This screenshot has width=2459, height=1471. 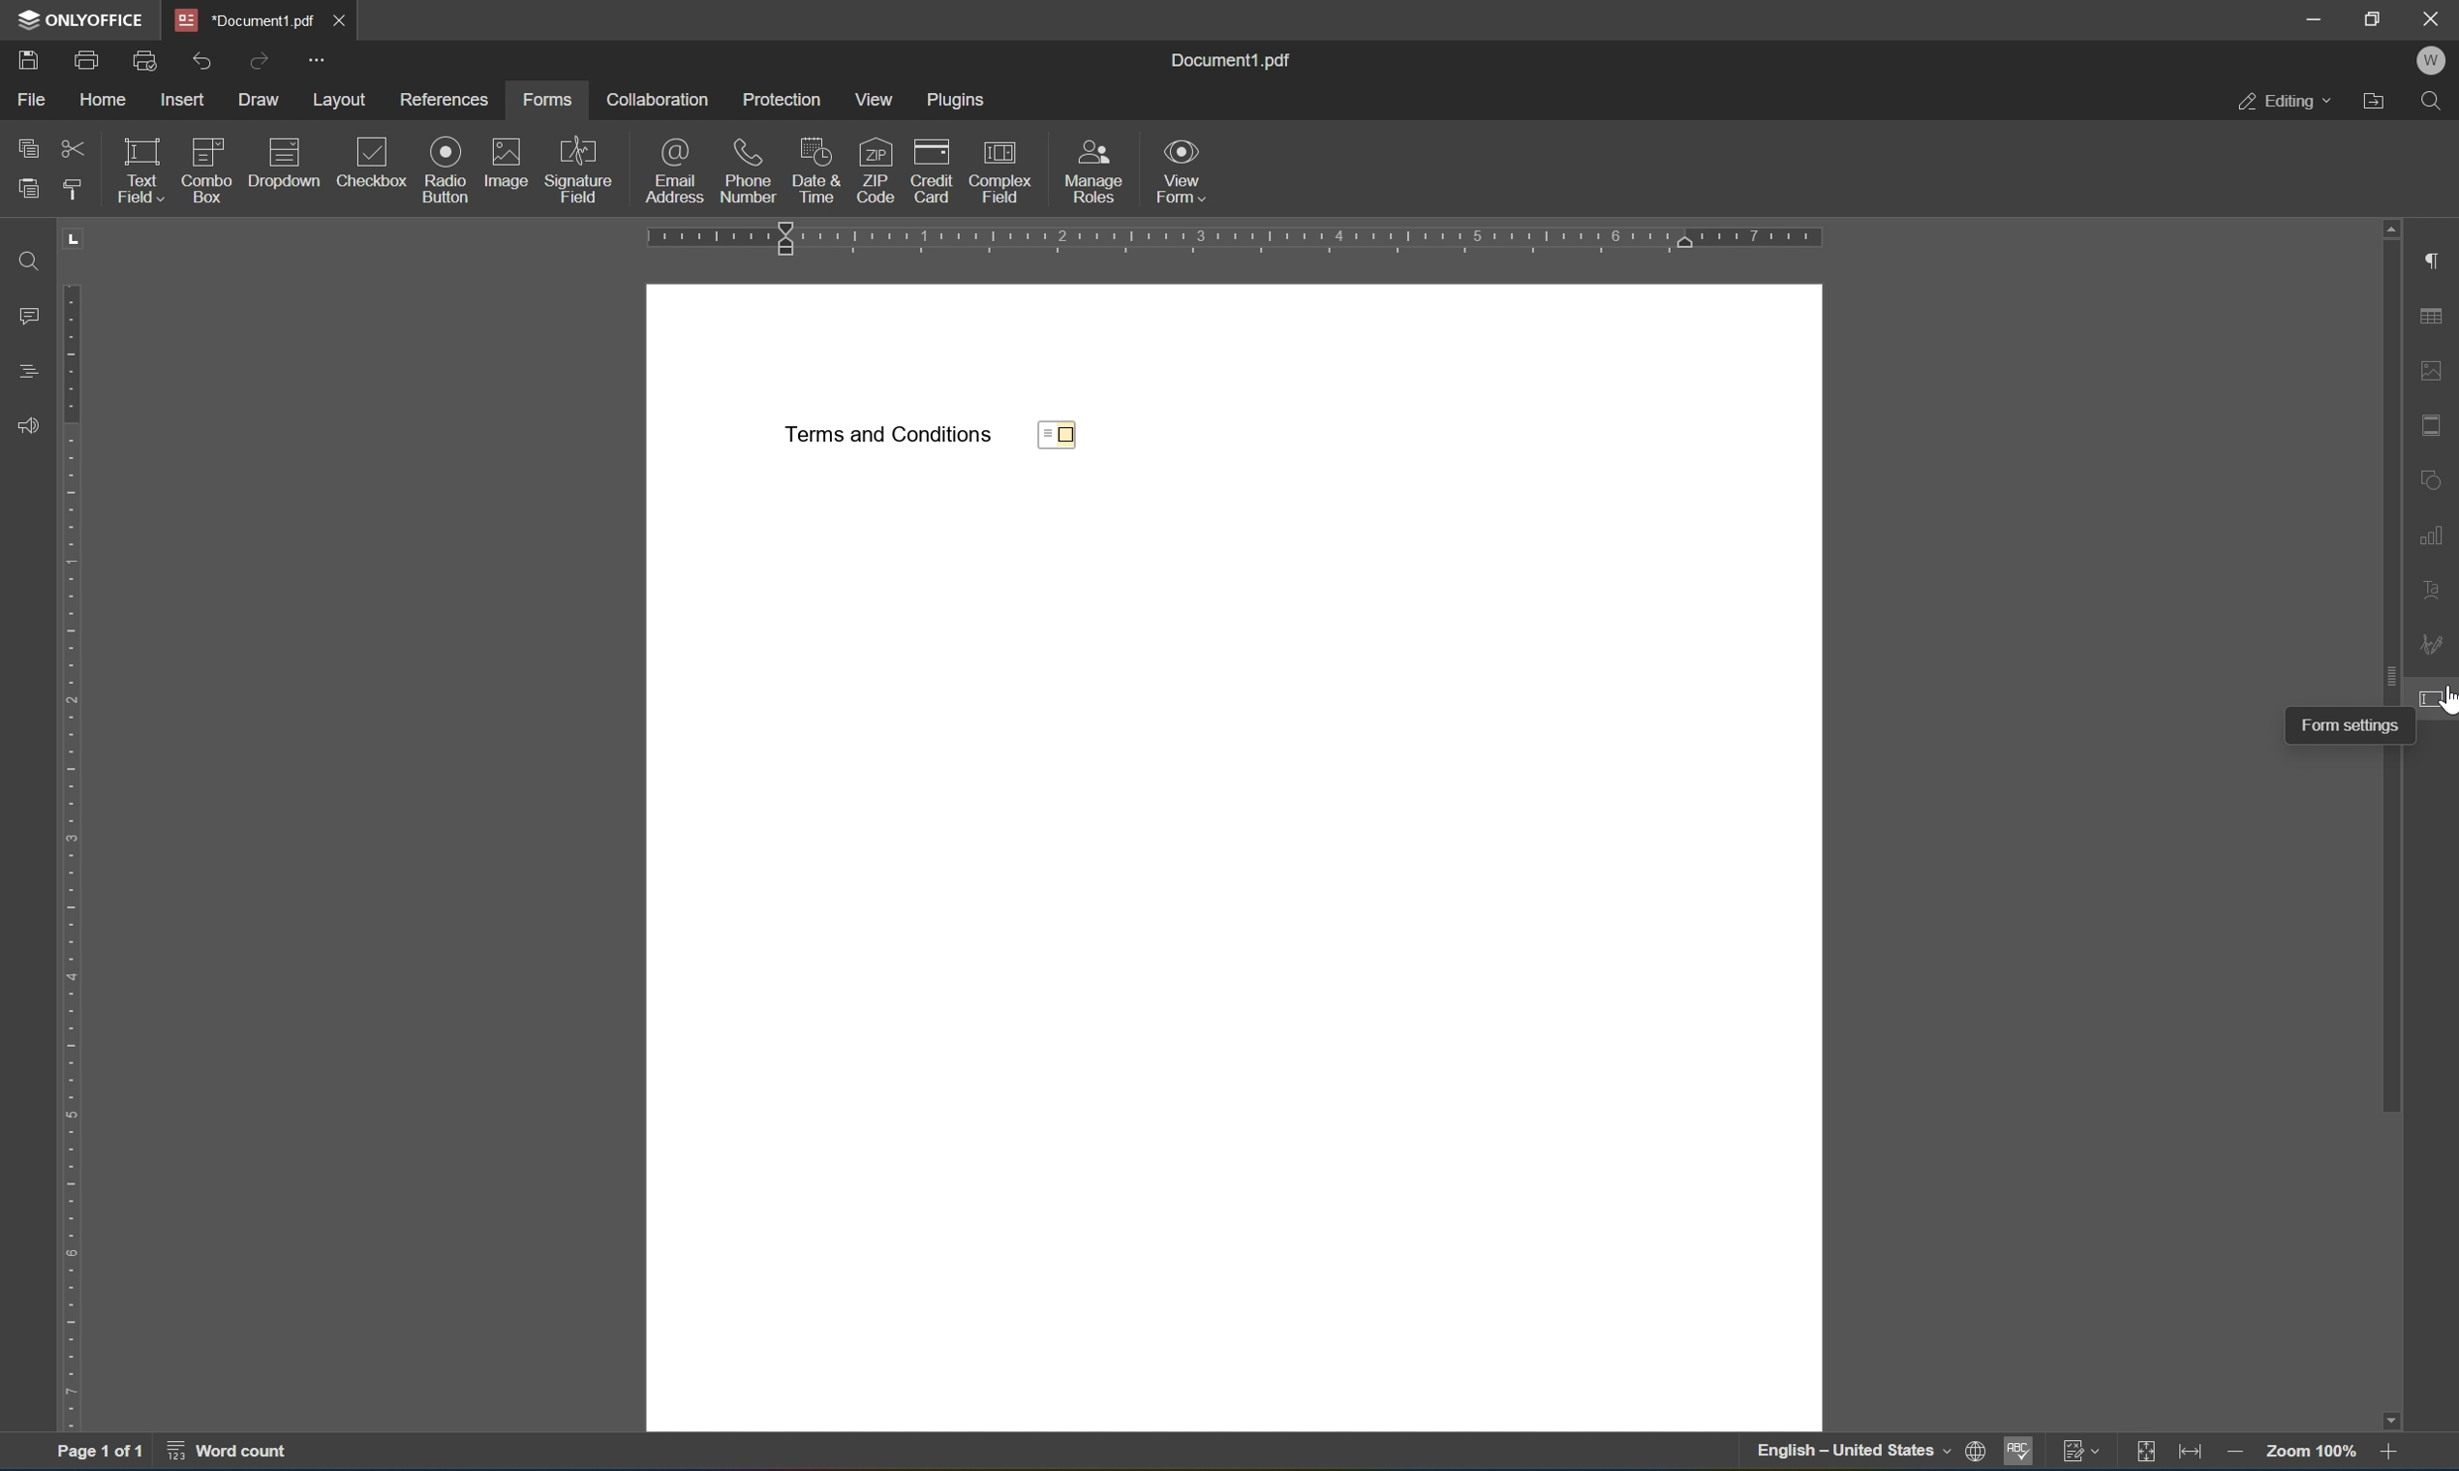 What do you see at coordinates (1000, 169) in the screenshot?
I see `complex field` at bounding box center [1000, 169].